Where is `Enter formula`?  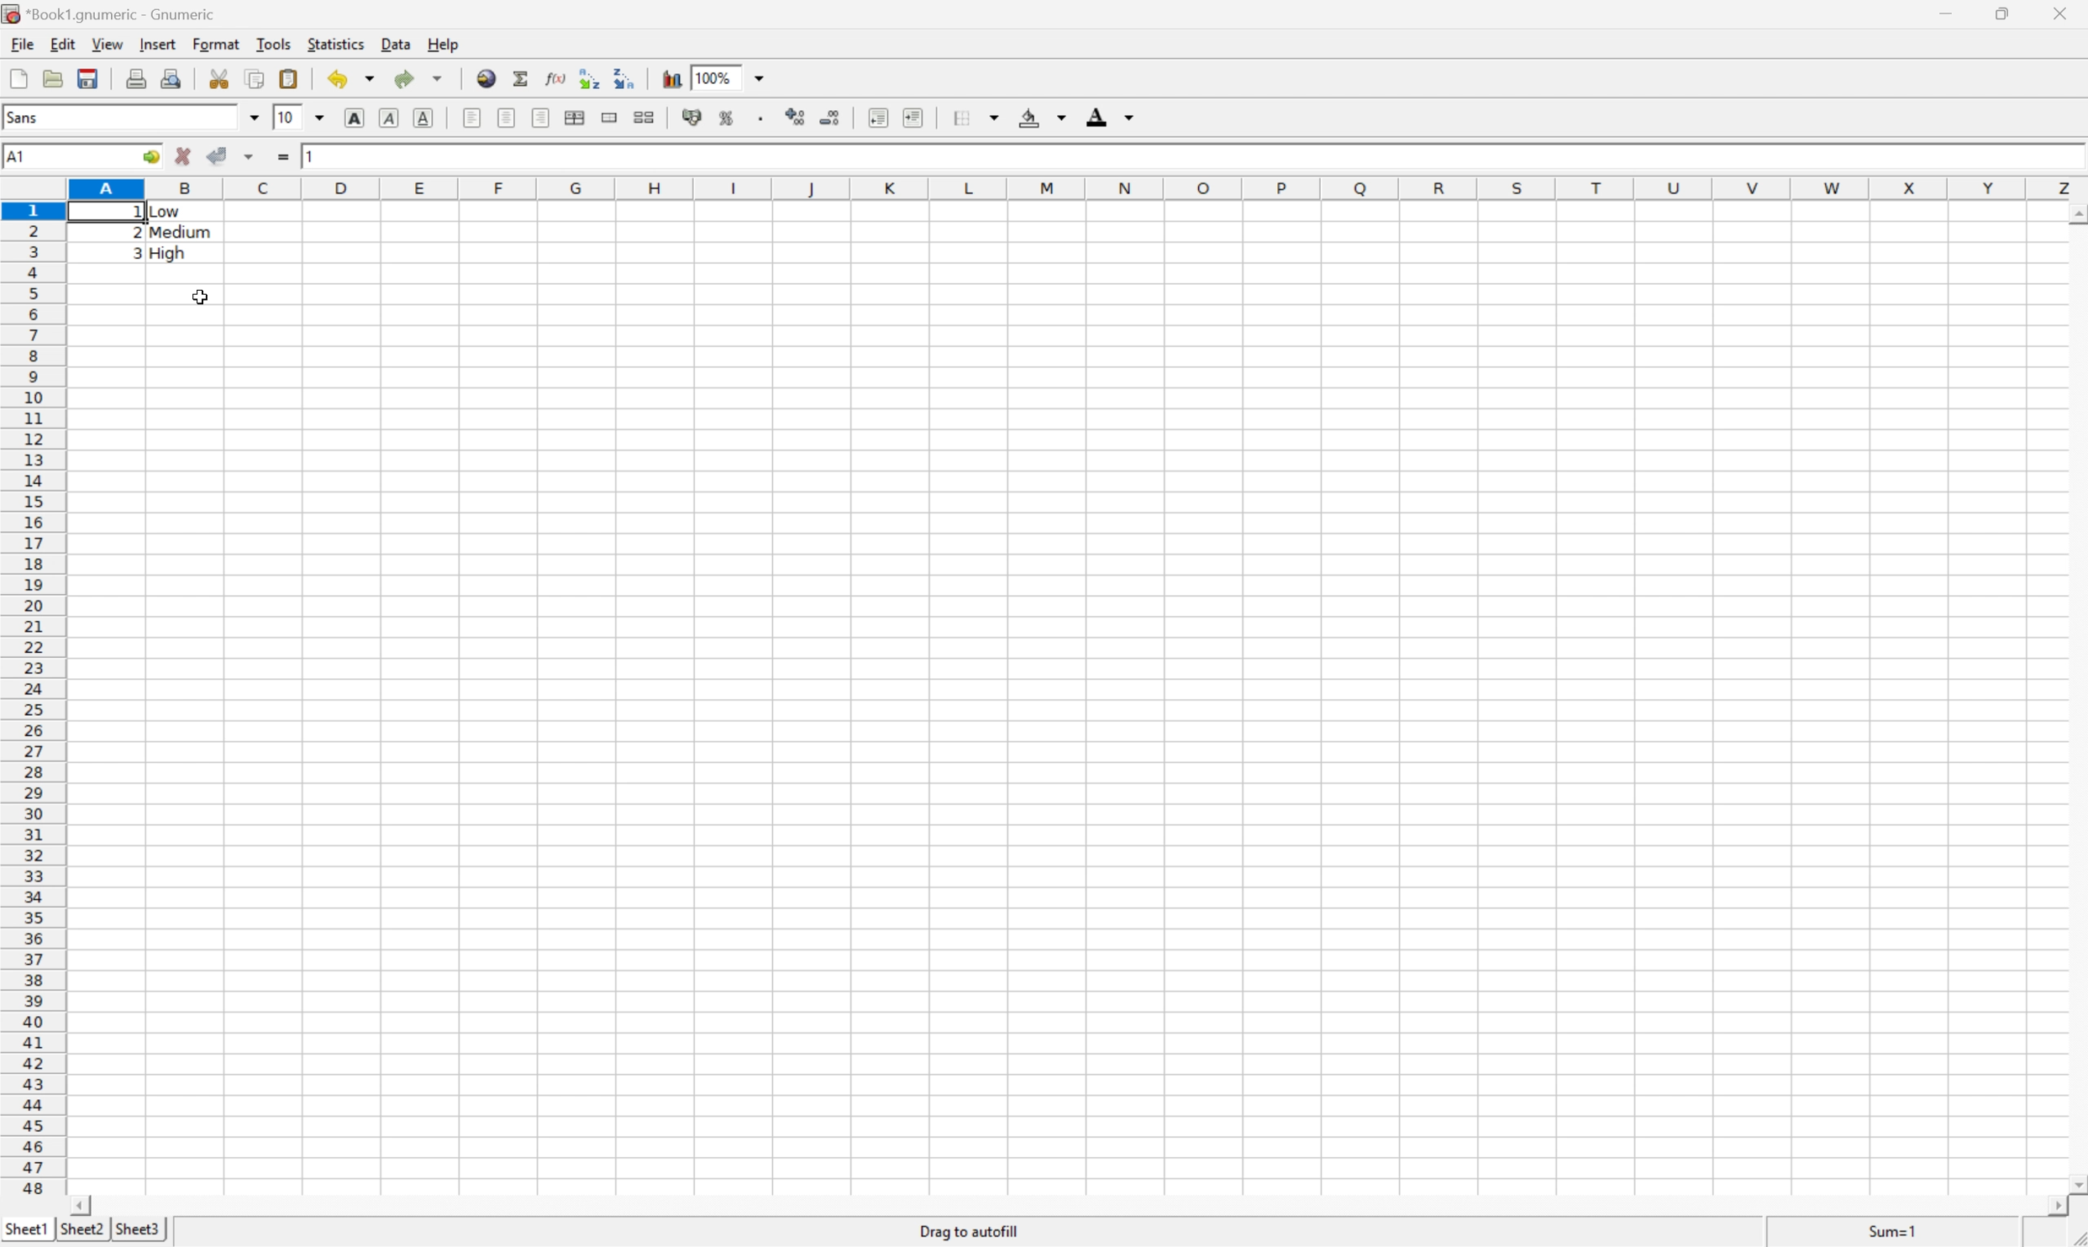 Enter formula is located at coordinates (282, 157).